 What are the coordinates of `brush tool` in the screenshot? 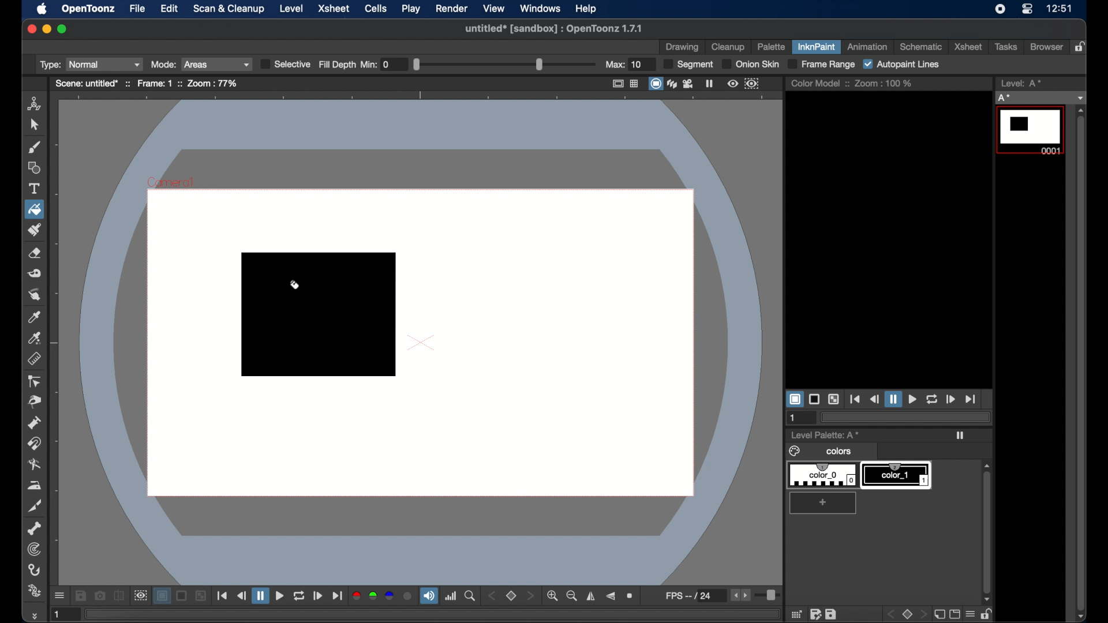 It's located at (35, 148).